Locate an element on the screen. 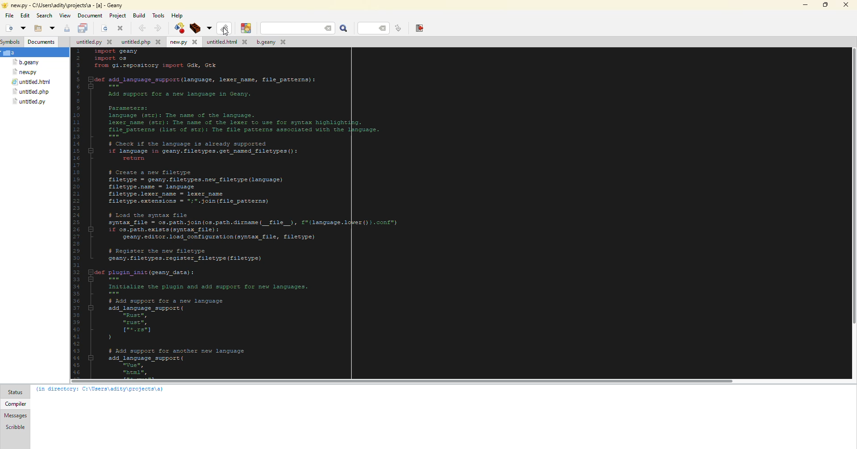 This screenshot has height=449, width=857. open is located at coordinates (51, 28).